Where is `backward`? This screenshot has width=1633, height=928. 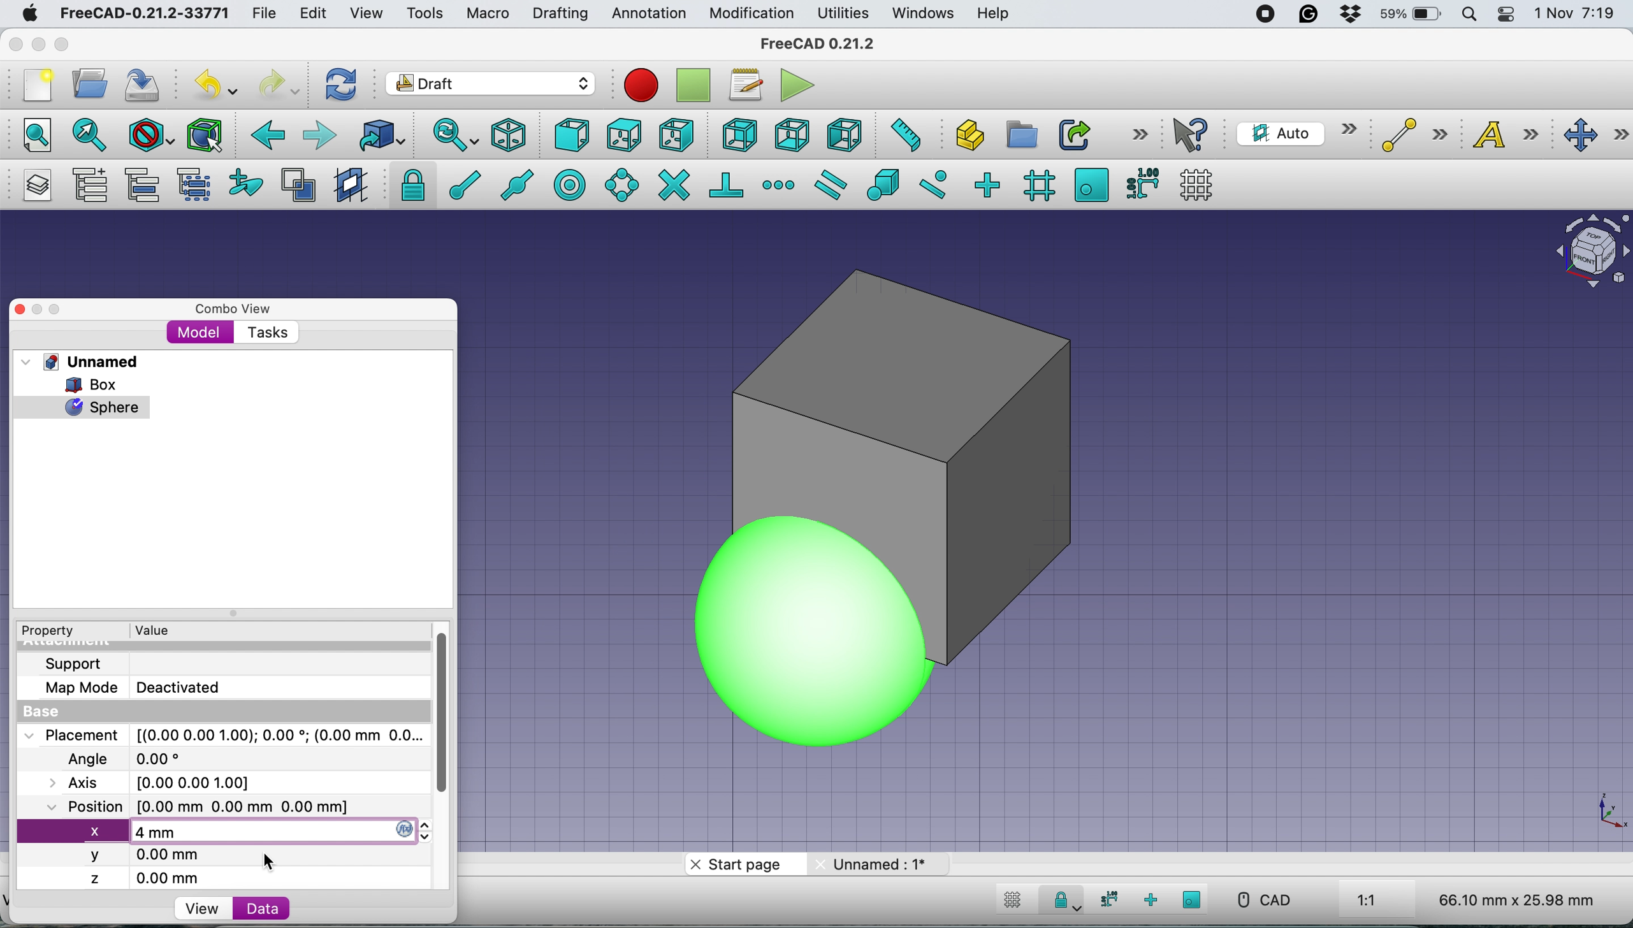 backward is located at coordinates (265, 135).